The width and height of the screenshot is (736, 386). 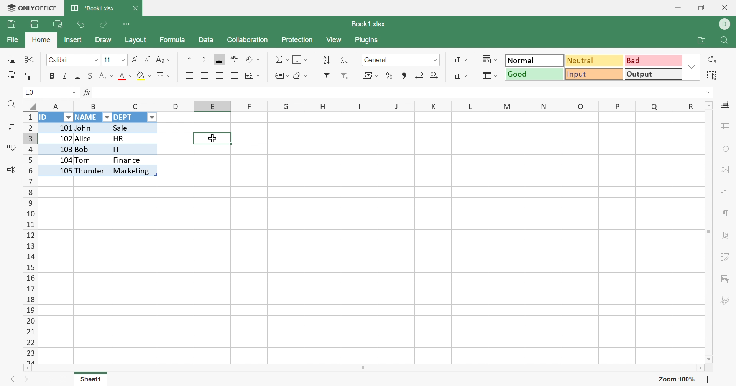 What do you see at coordinates (403, 75) in the screenshot?
I see `Comma style` at bounding box center [403, 75].